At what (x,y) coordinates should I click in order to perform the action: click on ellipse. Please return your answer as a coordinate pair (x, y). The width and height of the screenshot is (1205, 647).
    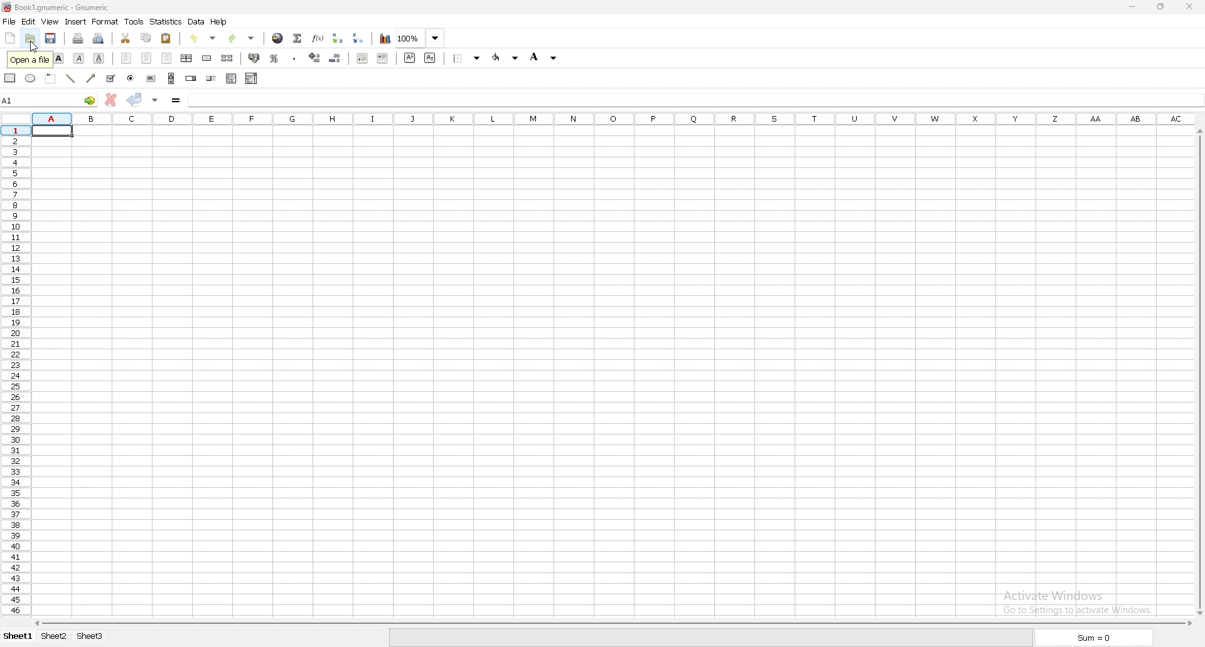
    Looking at the image, I should click on (31, 78).